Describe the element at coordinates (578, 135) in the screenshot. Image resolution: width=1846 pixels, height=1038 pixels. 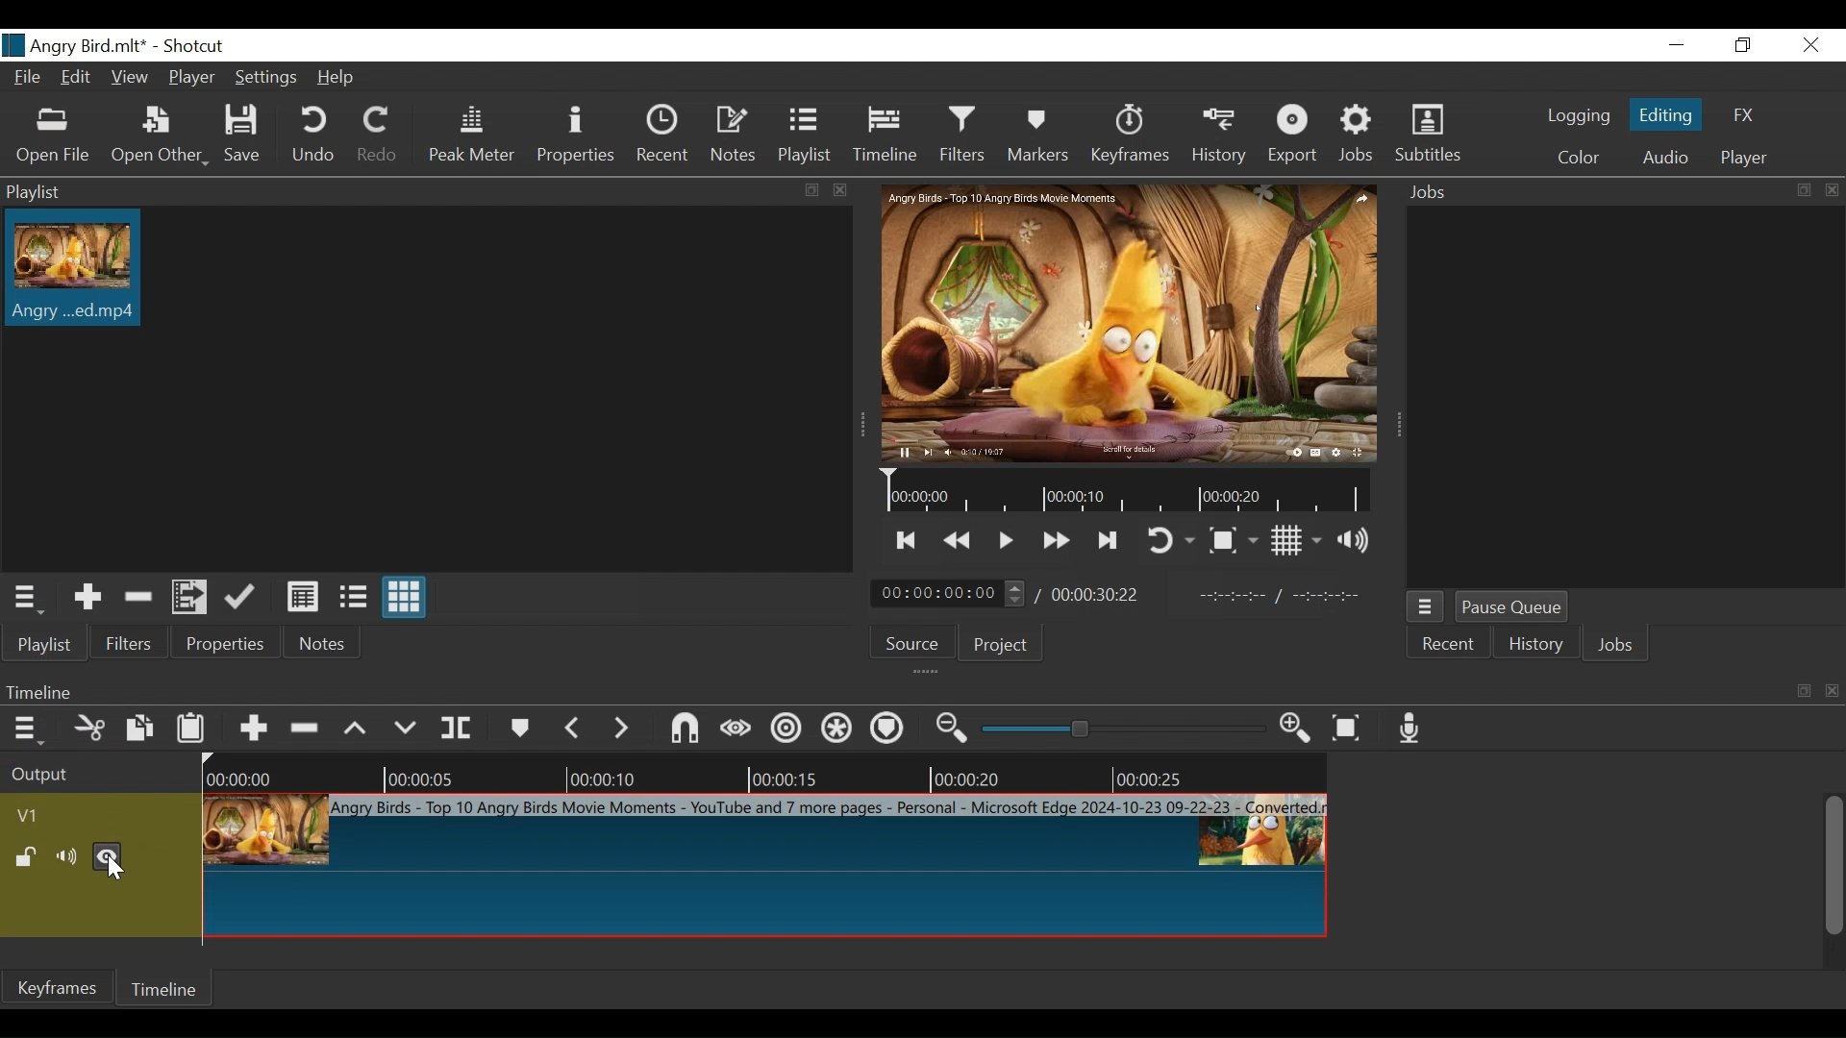
I see `Properties` at that location.